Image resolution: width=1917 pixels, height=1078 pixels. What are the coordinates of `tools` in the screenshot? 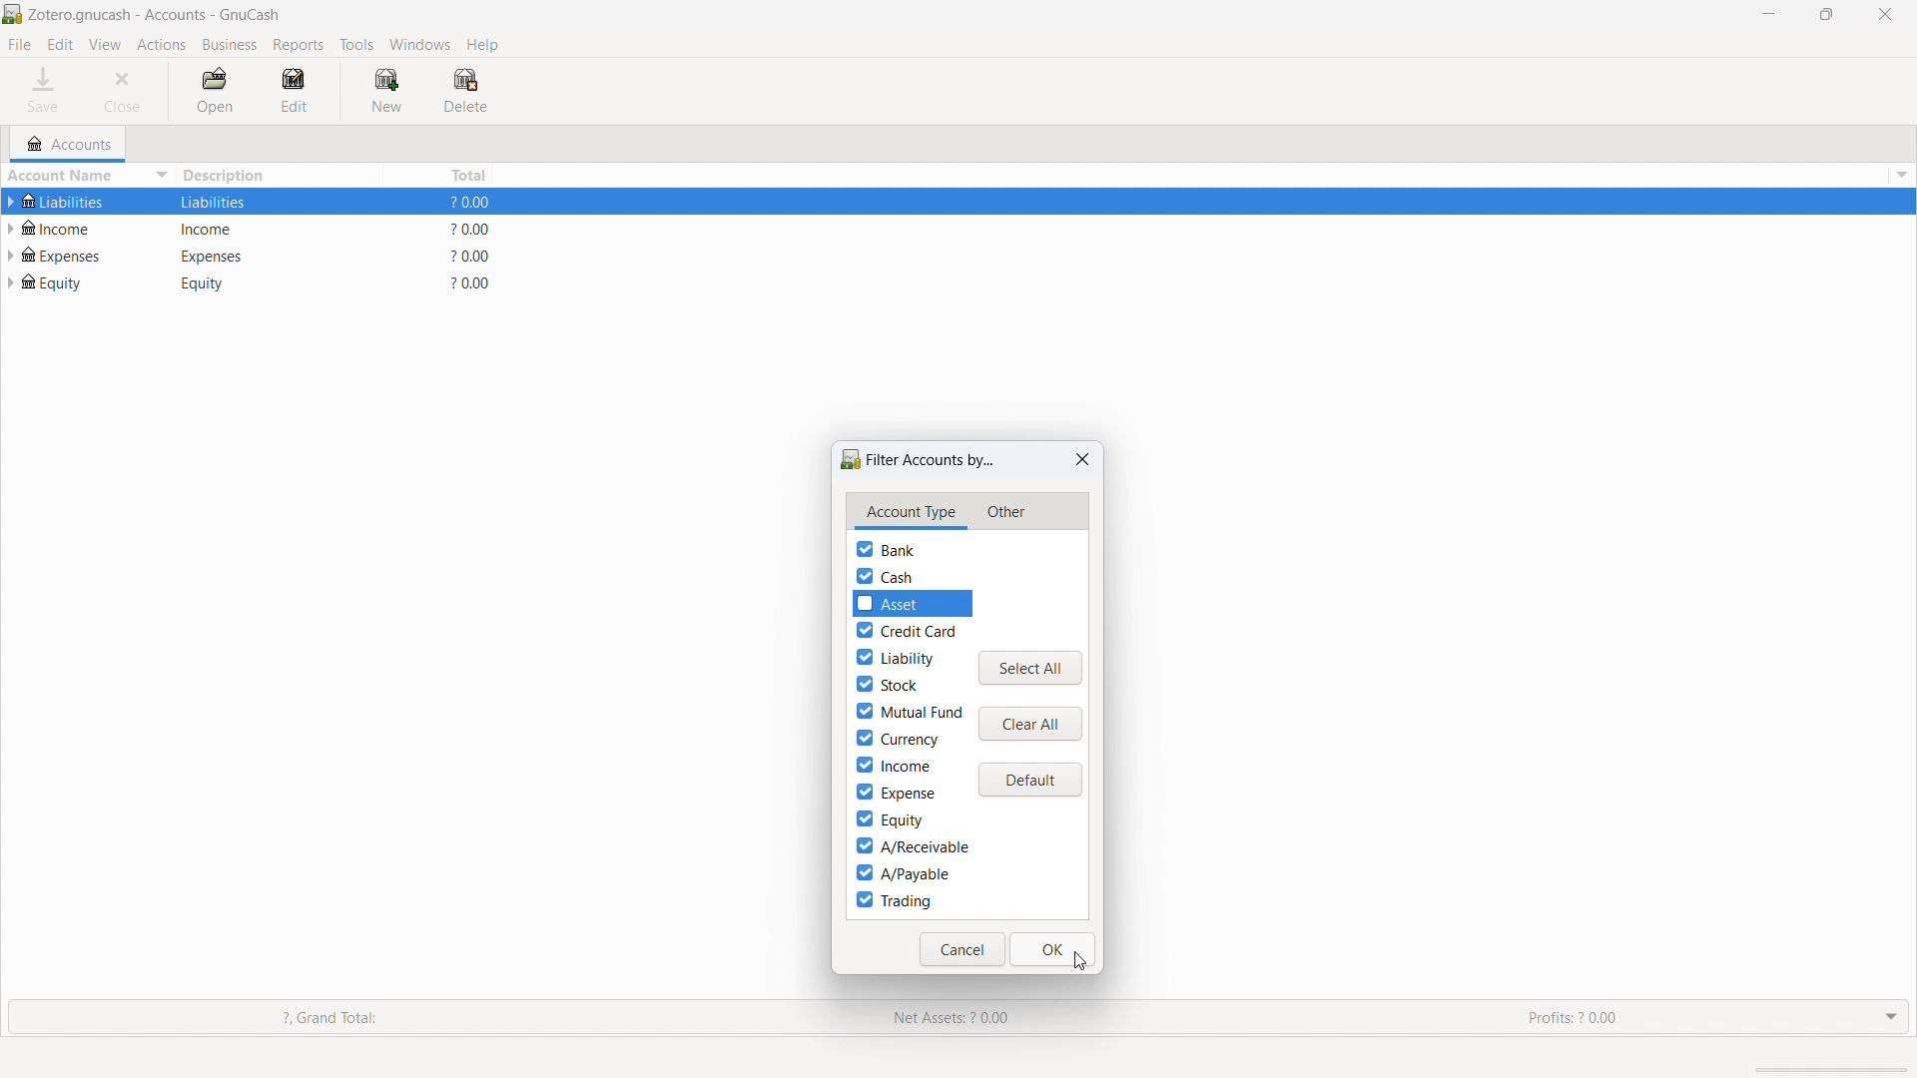 It's located at (356, 45).